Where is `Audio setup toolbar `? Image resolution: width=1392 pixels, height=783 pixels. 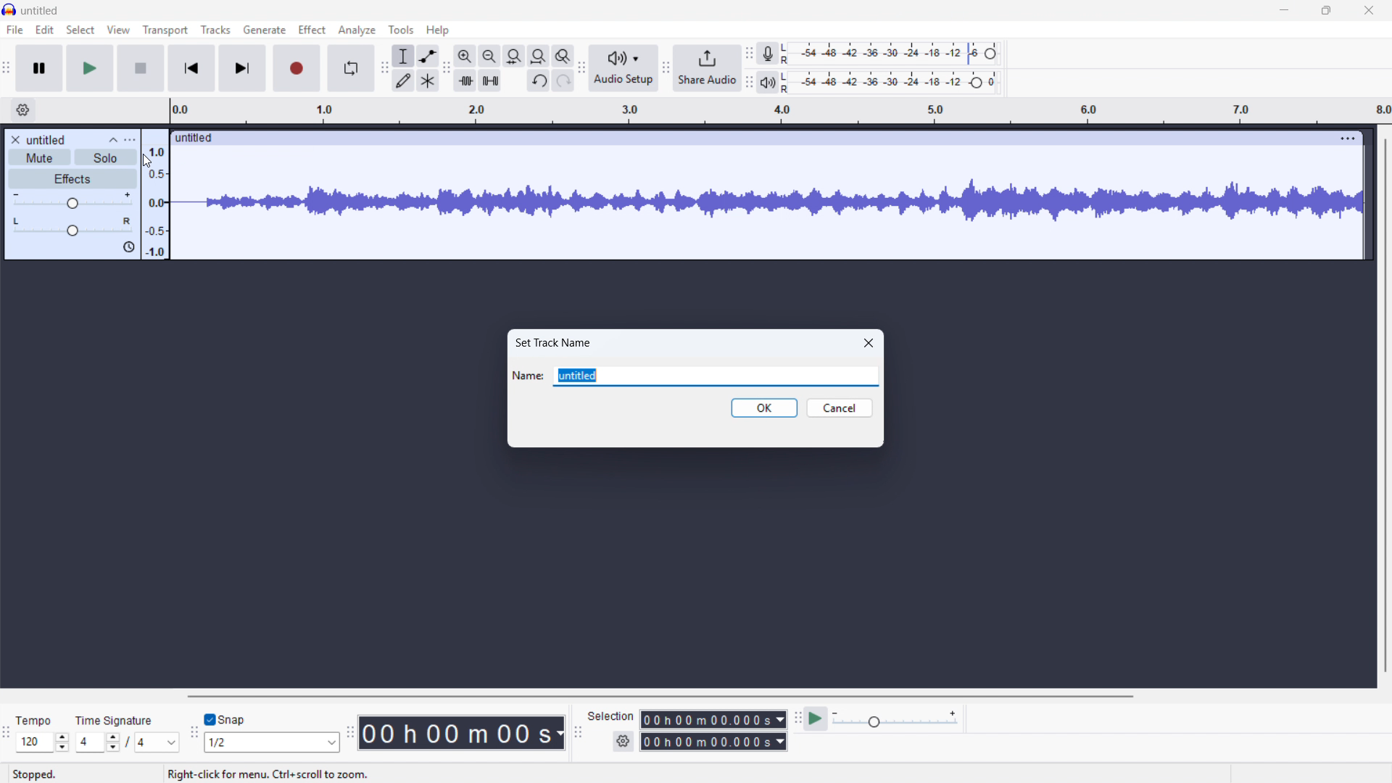
Audio setup toolbar  is located at coordinates (581, 69).